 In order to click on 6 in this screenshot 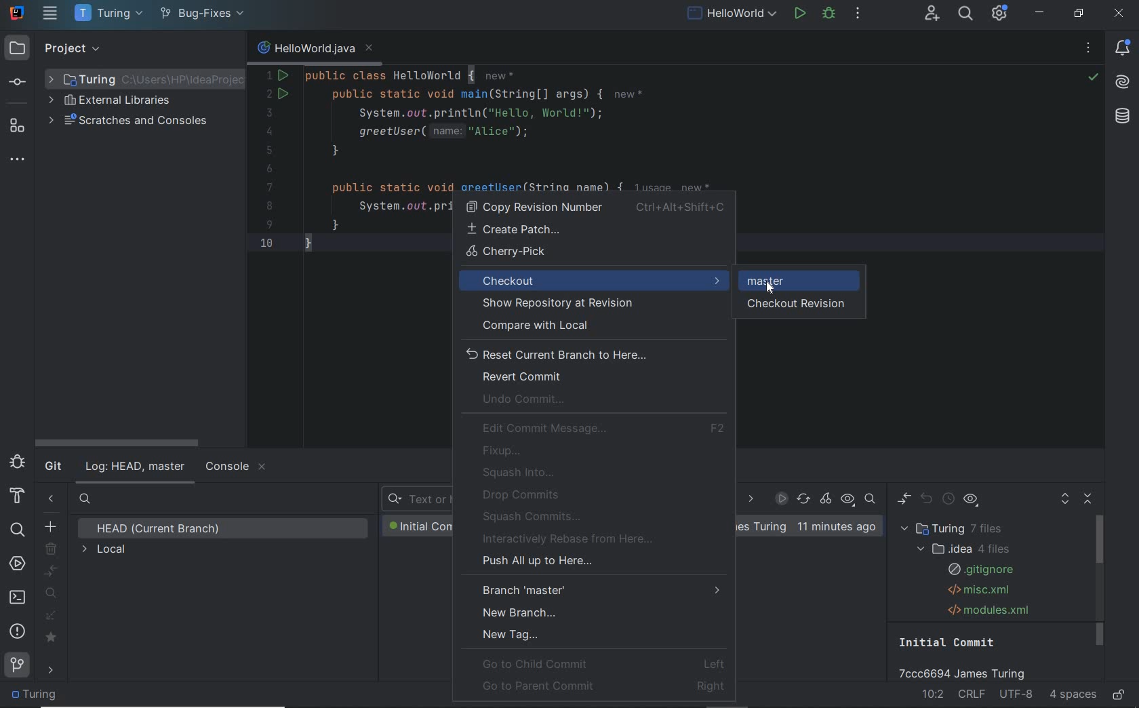, I will do `click(269, 170)`.